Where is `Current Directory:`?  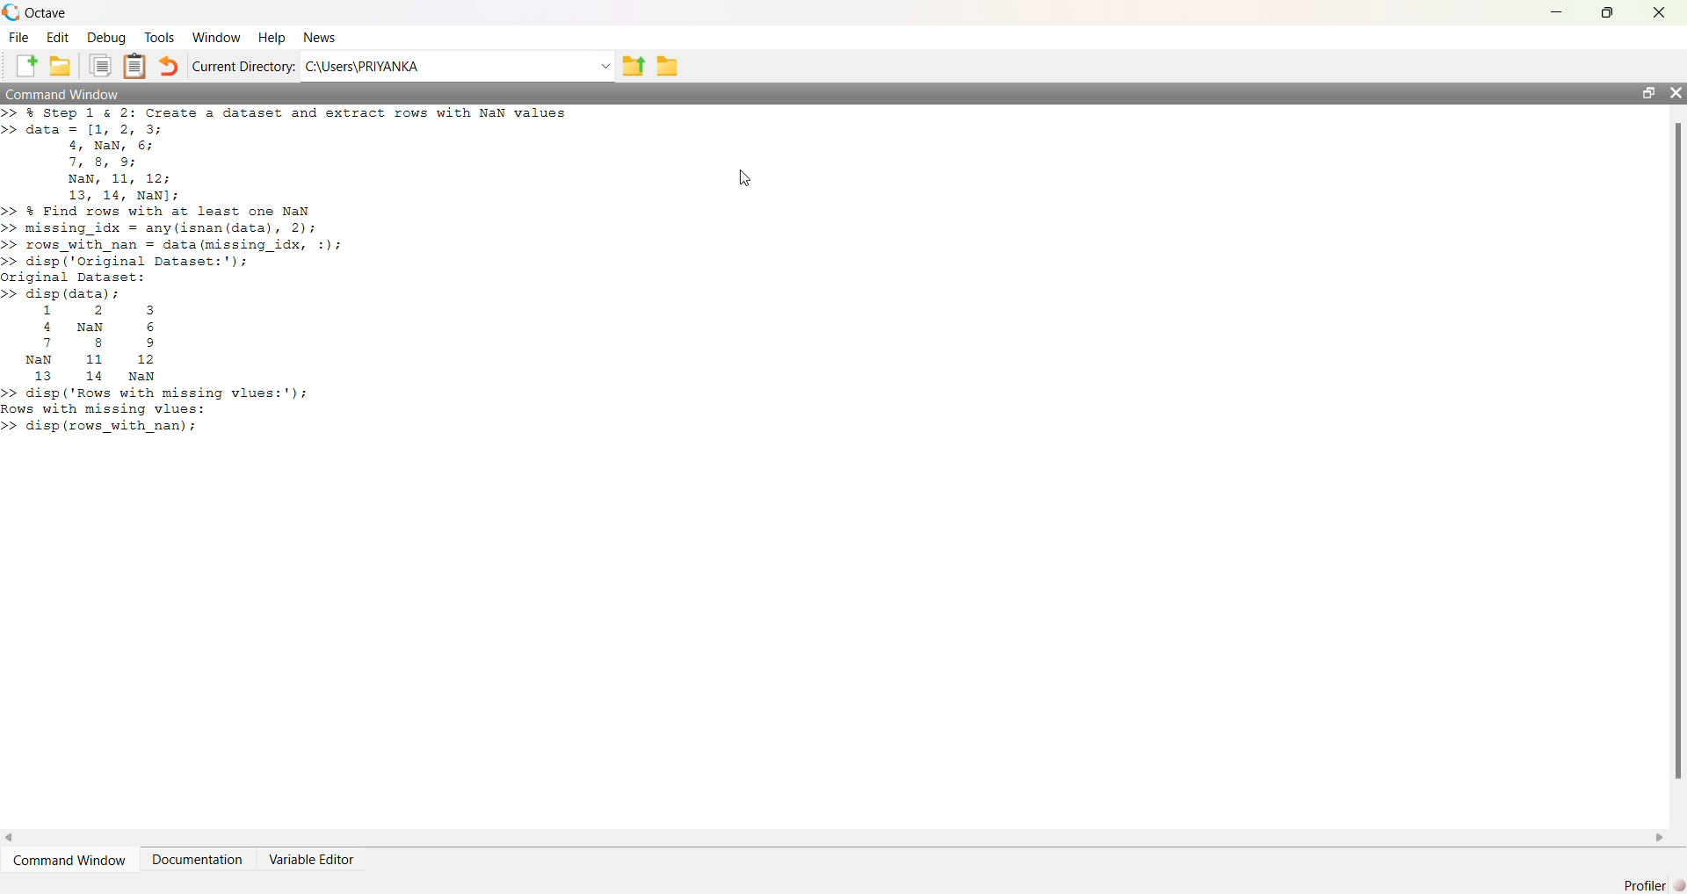
Current Directory: is located at coordinates (244, 66).